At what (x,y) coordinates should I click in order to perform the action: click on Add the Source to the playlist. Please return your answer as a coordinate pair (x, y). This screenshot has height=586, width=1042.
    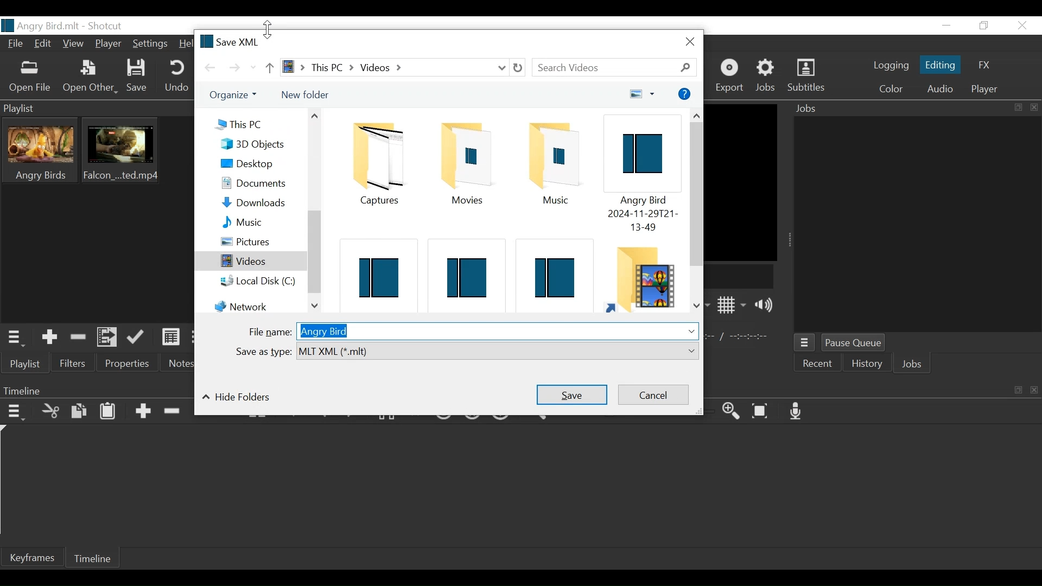
    Looking at the image, I should click on (50, 337).